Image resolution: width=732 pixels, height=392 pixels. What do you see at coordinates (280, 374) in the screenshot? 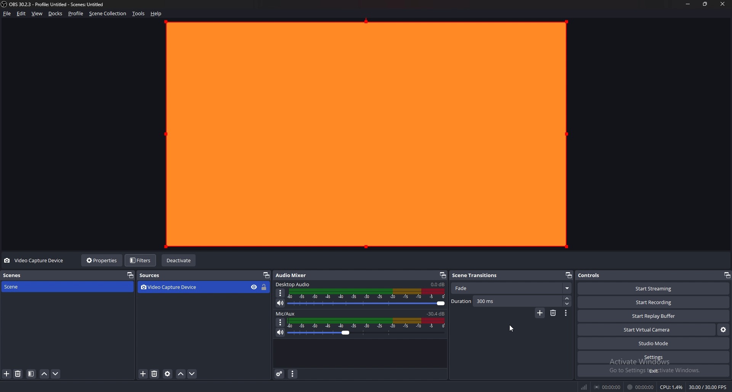
I see `audio mixer settings` at bounding box center [280, 374].